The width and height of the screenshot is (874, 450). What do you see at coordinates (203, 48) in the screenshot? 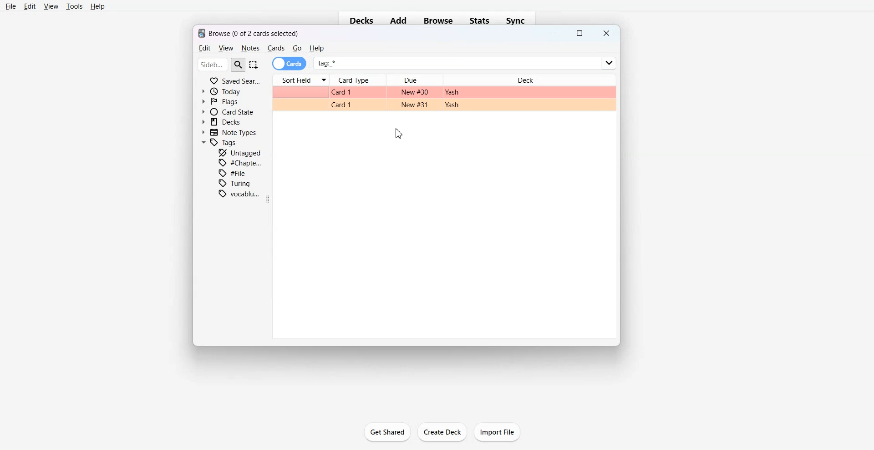
I see `Edit` at bounding box center [203, 48].